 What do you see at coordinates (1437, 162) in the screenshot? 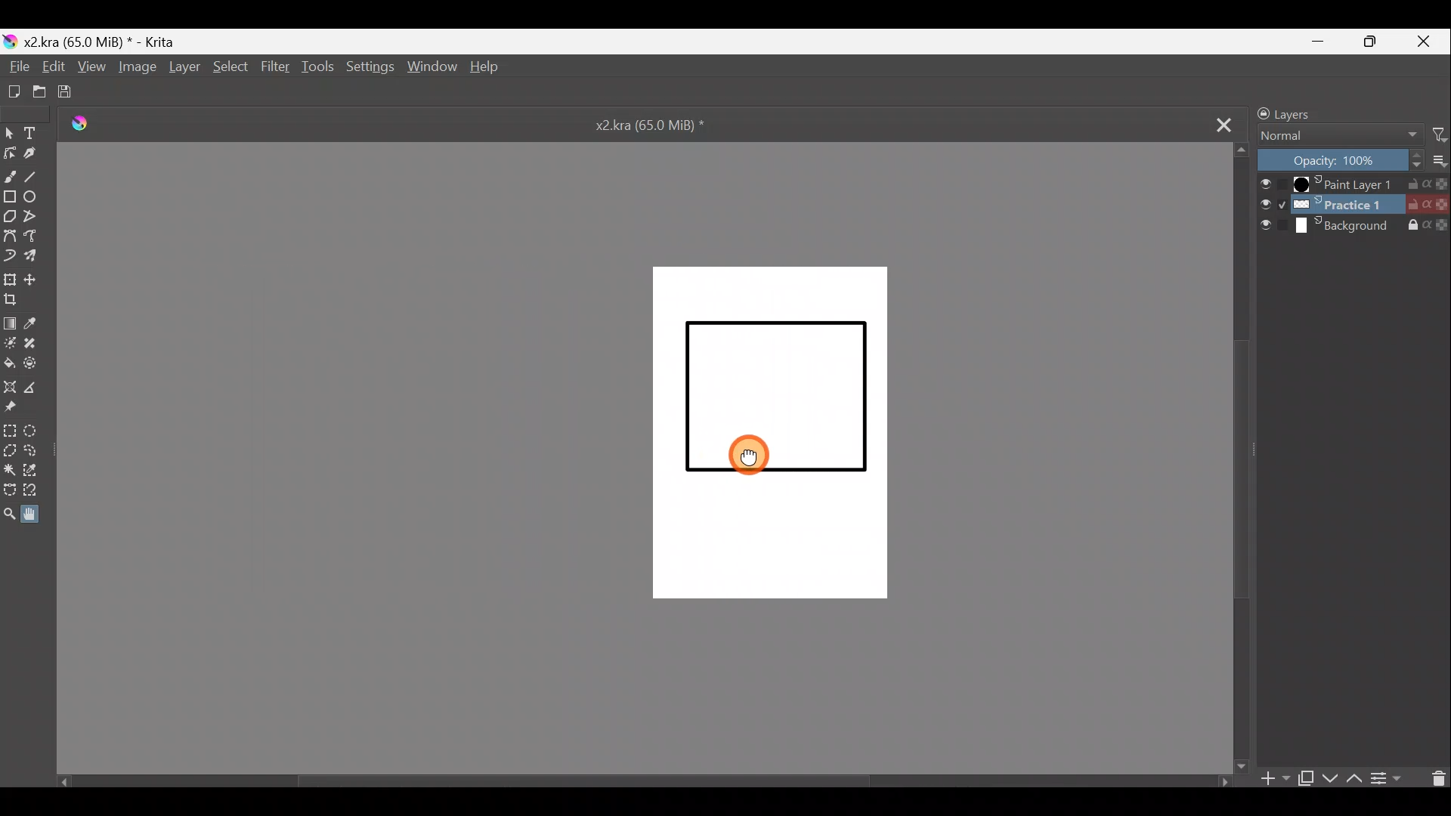
I see `More` at bounding box center [1437, 162].